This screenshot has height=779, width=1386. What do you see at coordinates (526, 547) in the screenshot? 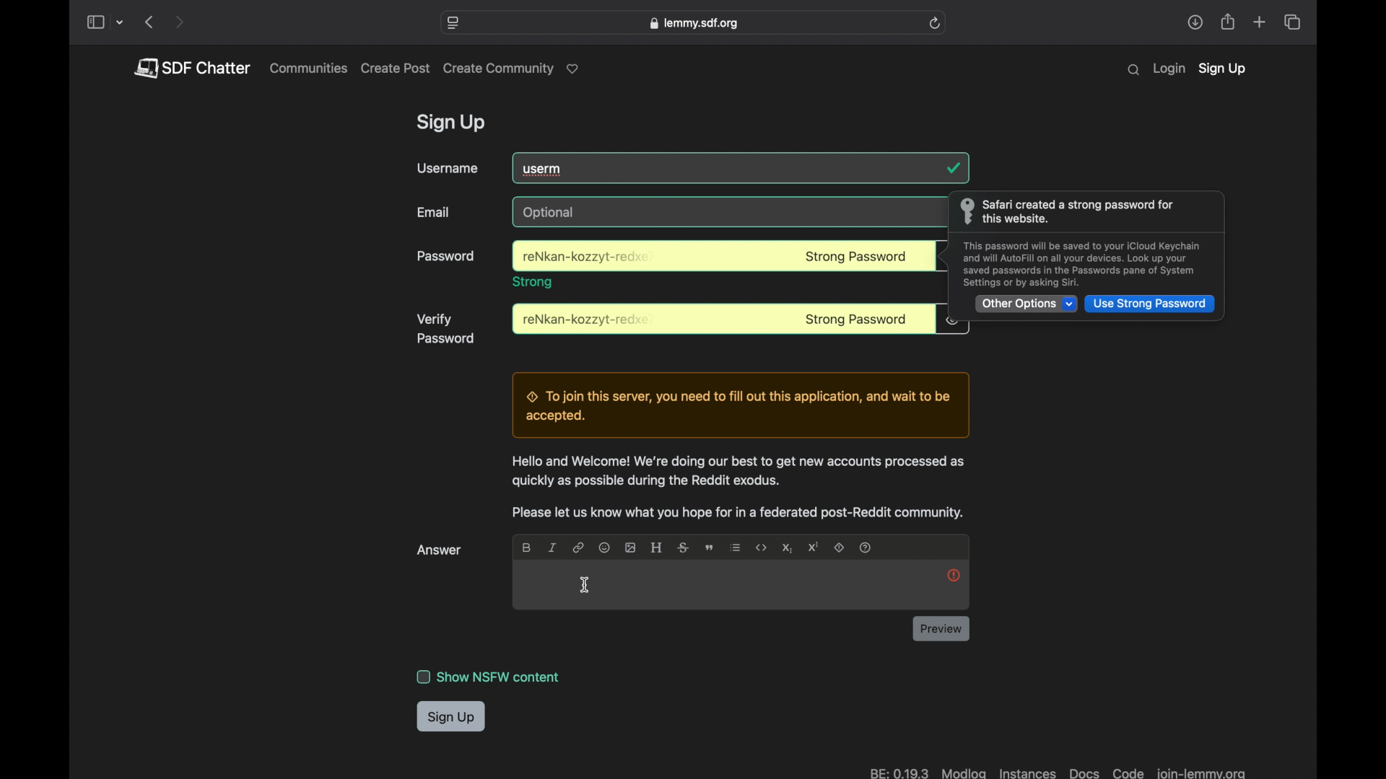
I see `bold` at bounding box center [526, 547].